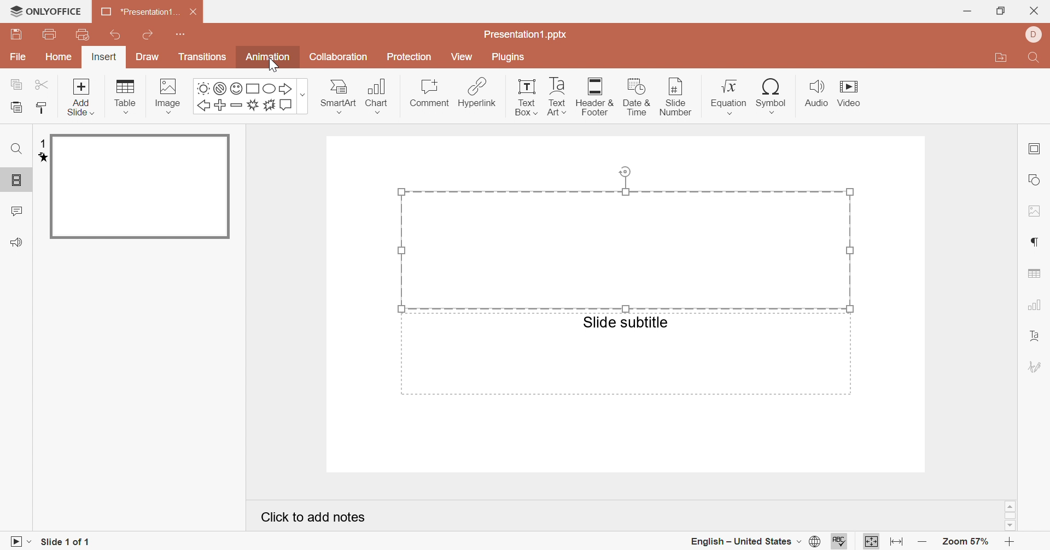 The width and height of the screenshot is (1050, 550). I want to click on slide 1 of 1, so click(66, 542).